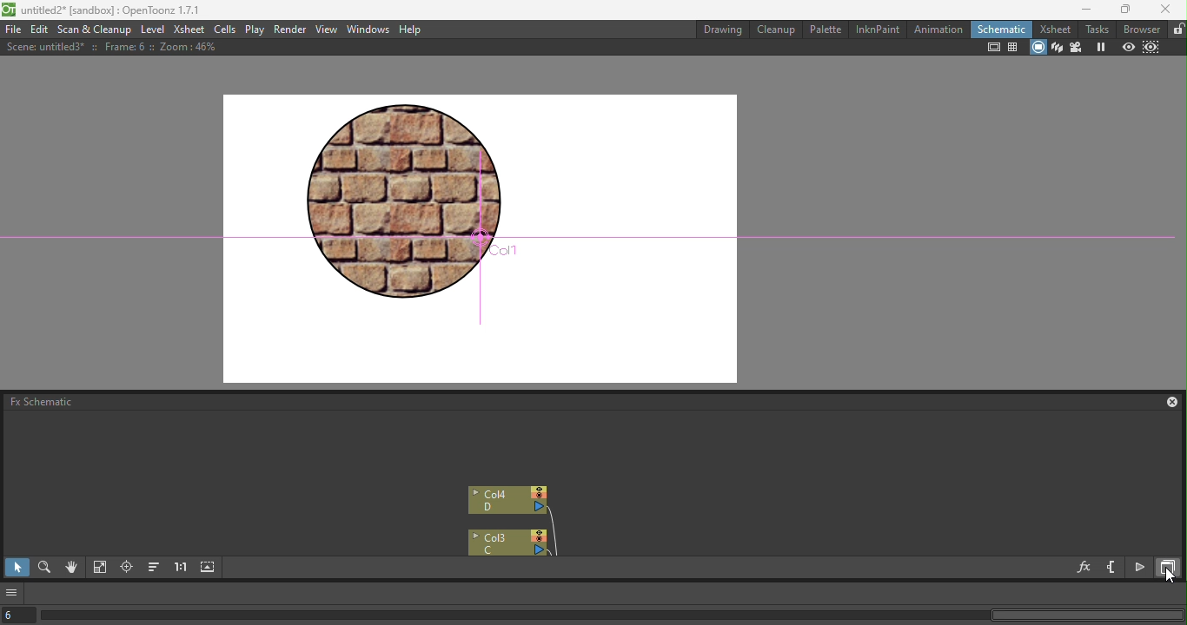 This screenshot has width=1187, height=625. Describe the element at coordinates (483, 235) in the screenshot. I see `Canvas` at that location.